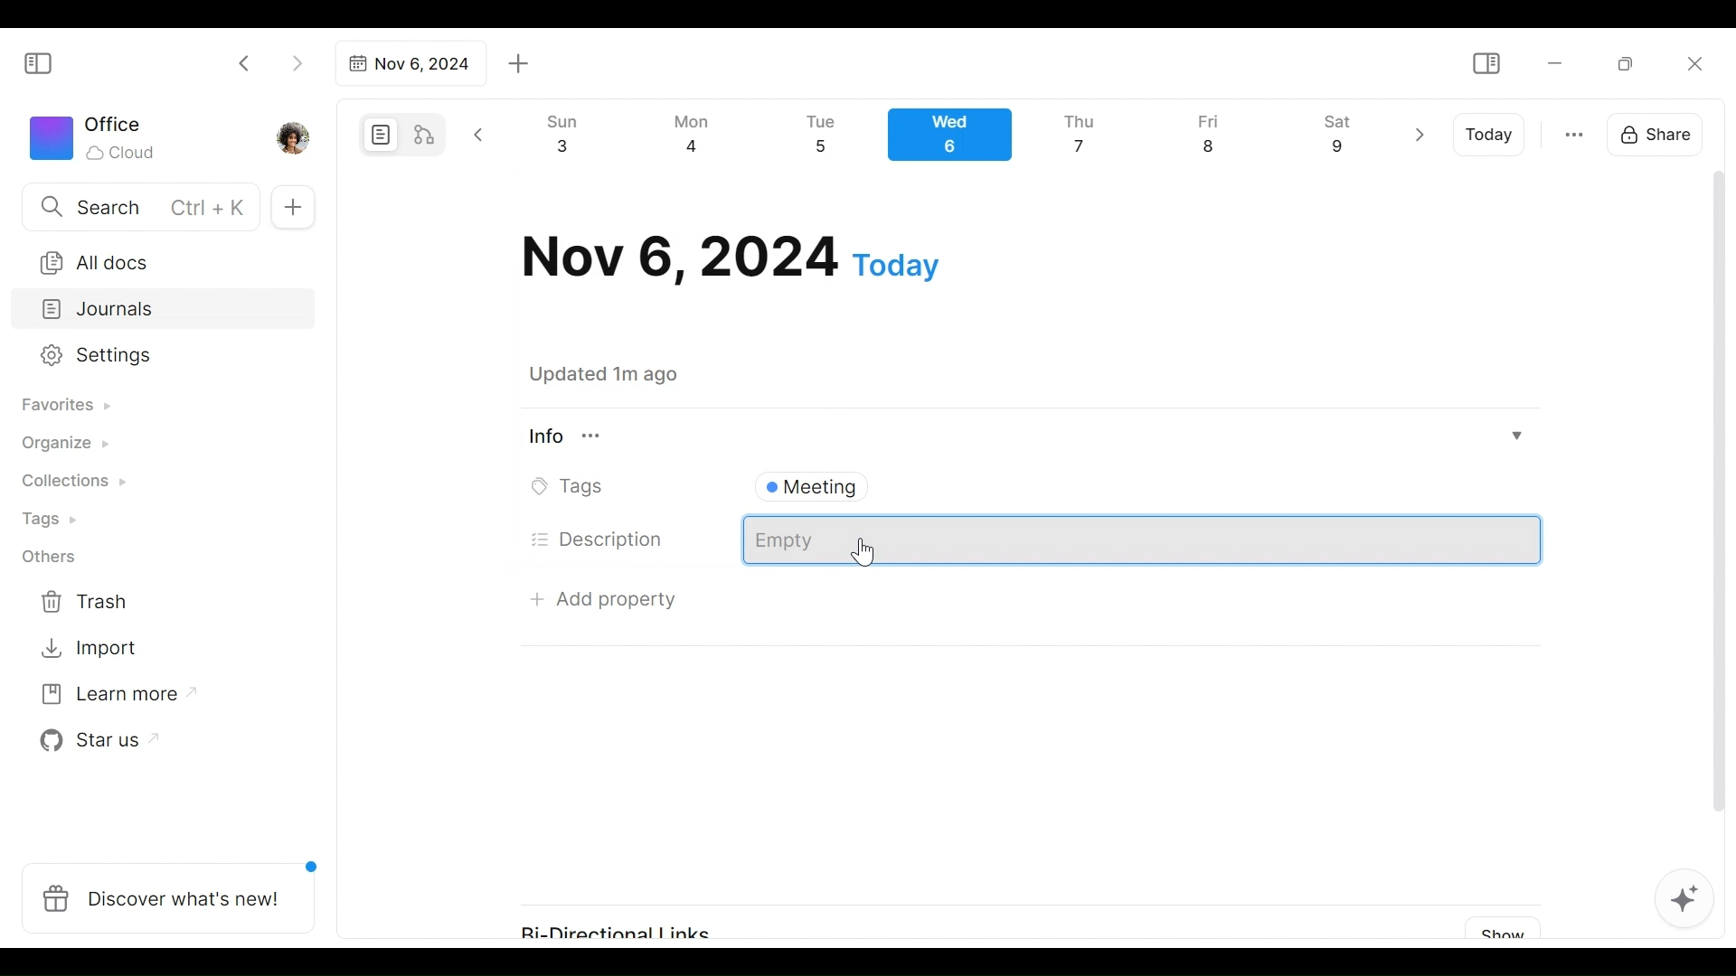 The width and height of the screenshot is (1736, 976). What do you see at coordinates (408, 63) in the screenshot?
I see `Tab` at bounding box center [408, 63].